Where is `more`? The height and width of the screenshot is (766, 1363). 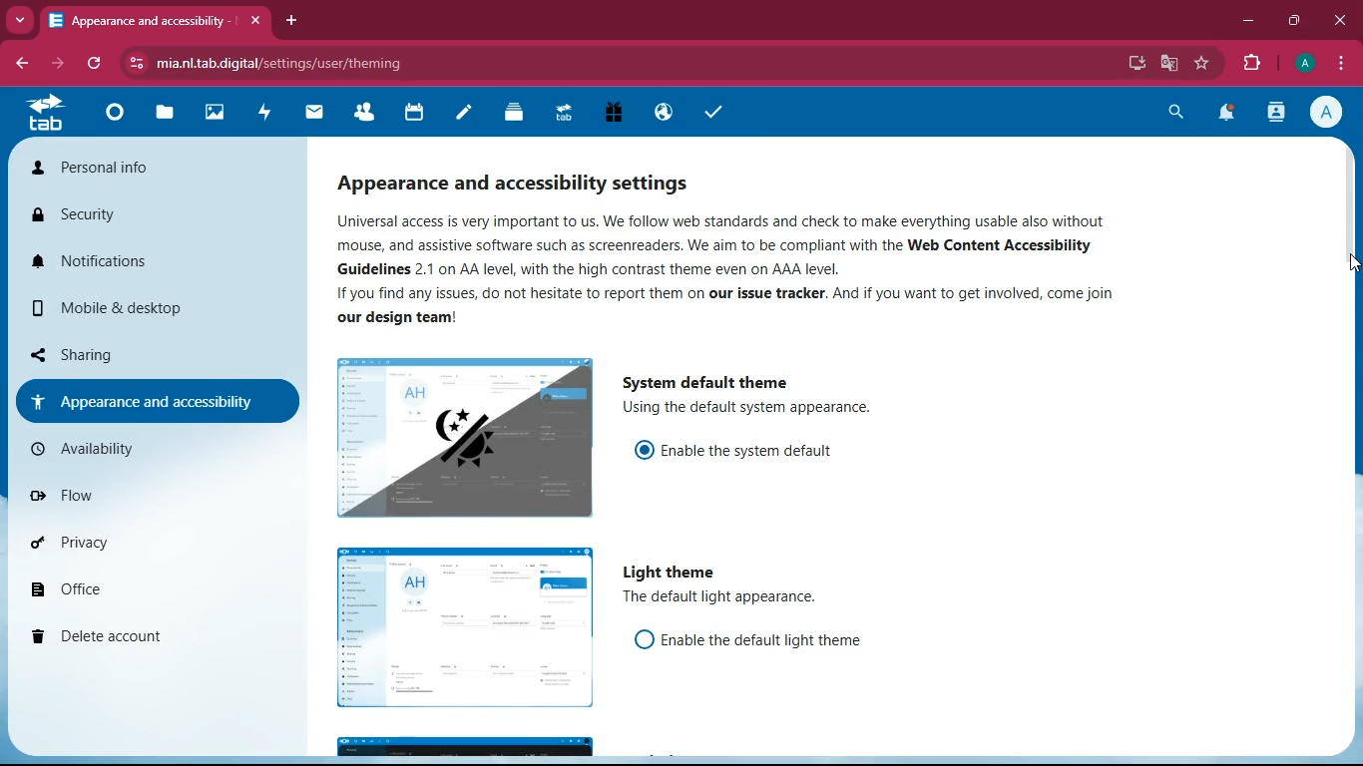 more is located at coordinates (20, 19).